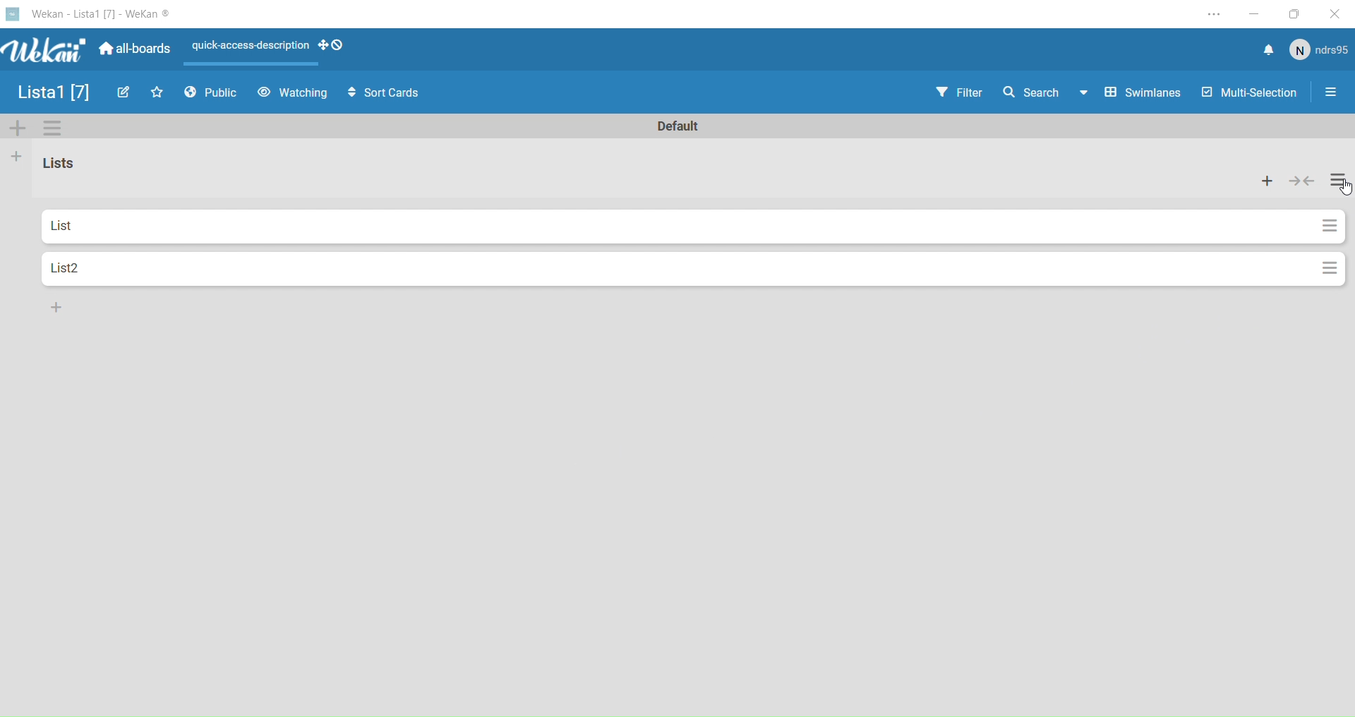 The image size is (1355, 717). I want to click on Sort Cards, so click(390, 97).